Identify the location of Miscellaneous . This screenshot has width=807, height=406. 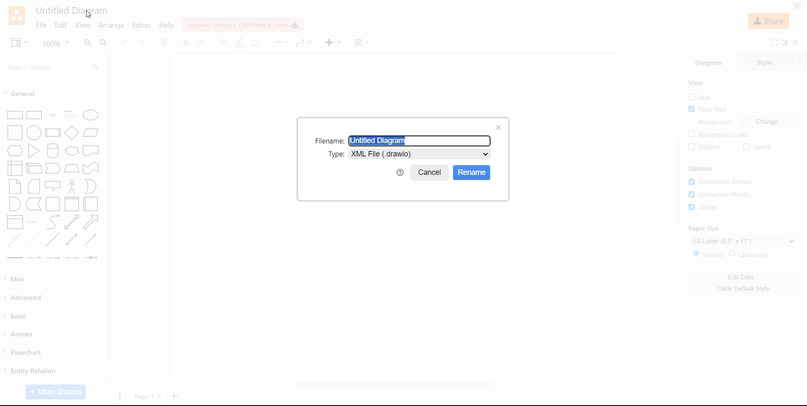
(17, 279).